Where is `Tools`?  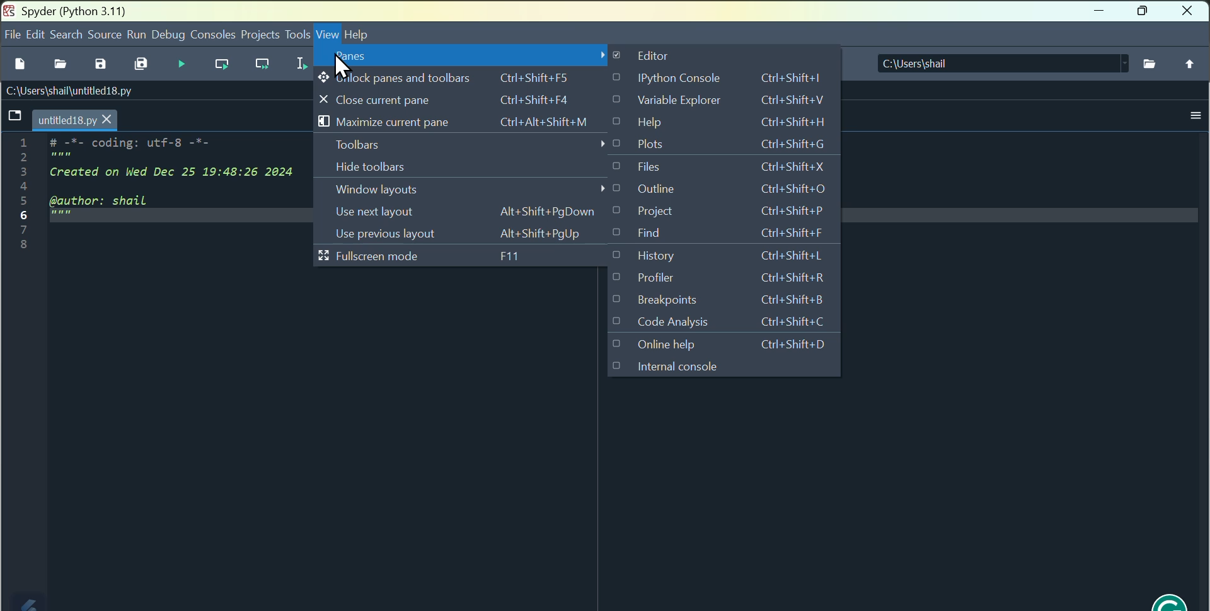
Tools is located at coordinates (297, 34).